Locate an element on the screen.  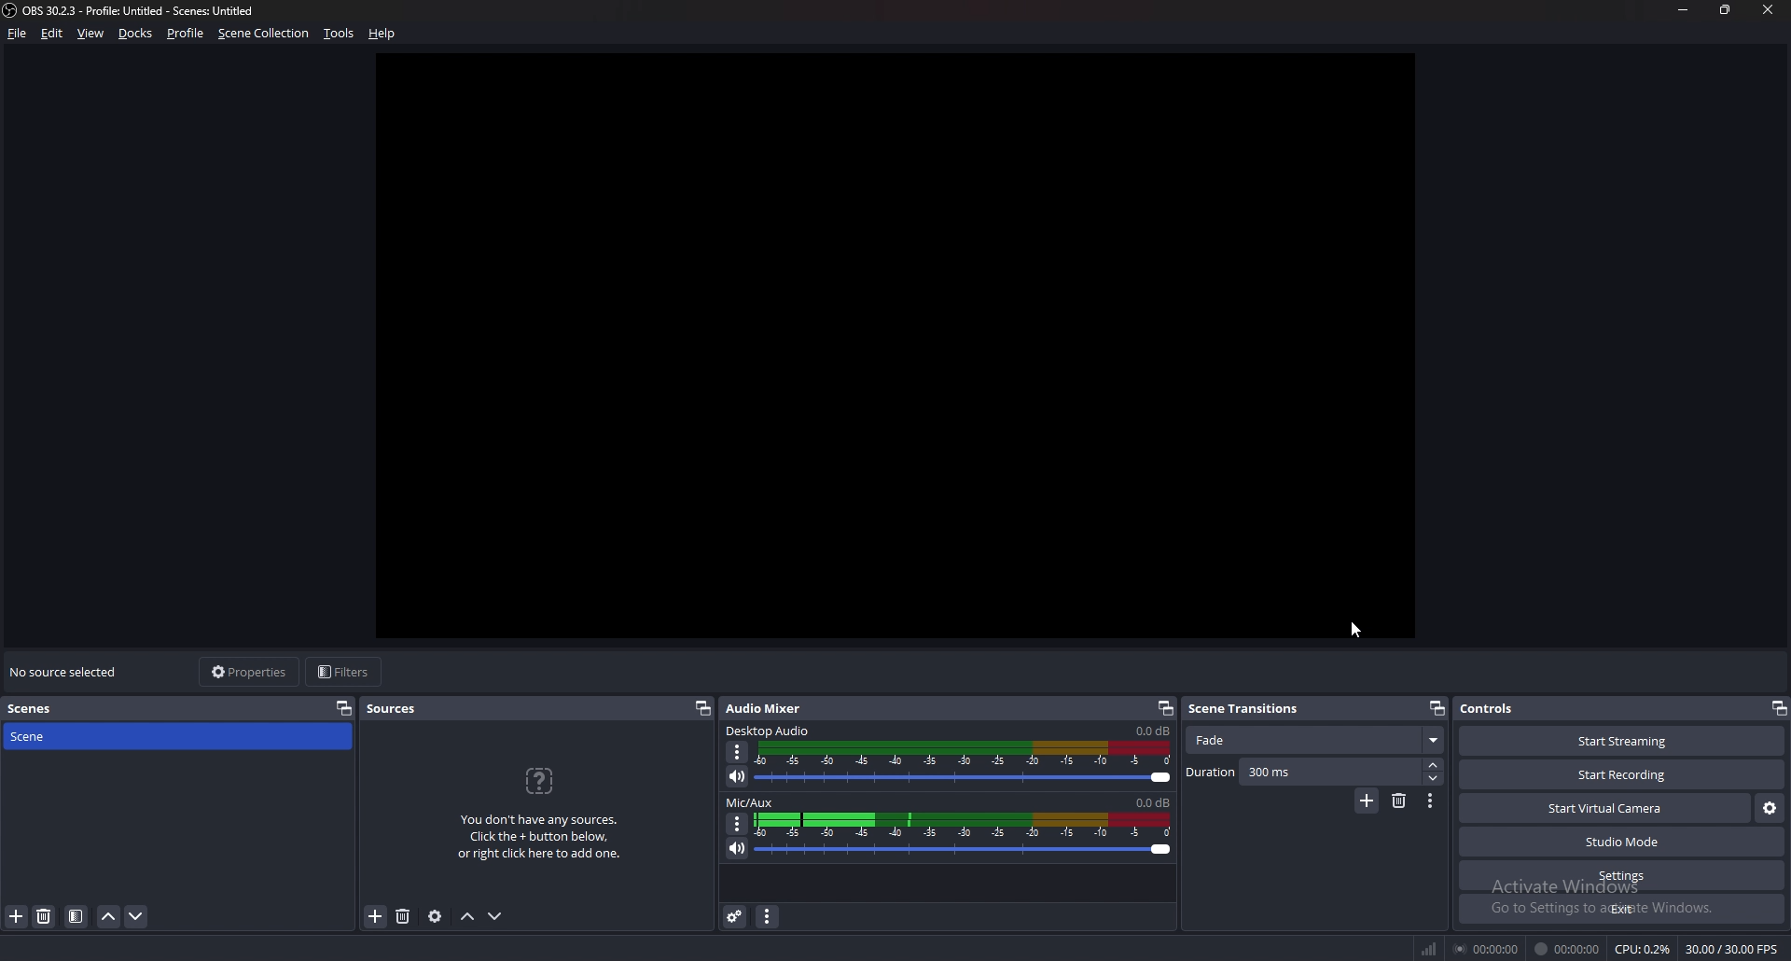
delete scene is located at coordinates (46, 917).